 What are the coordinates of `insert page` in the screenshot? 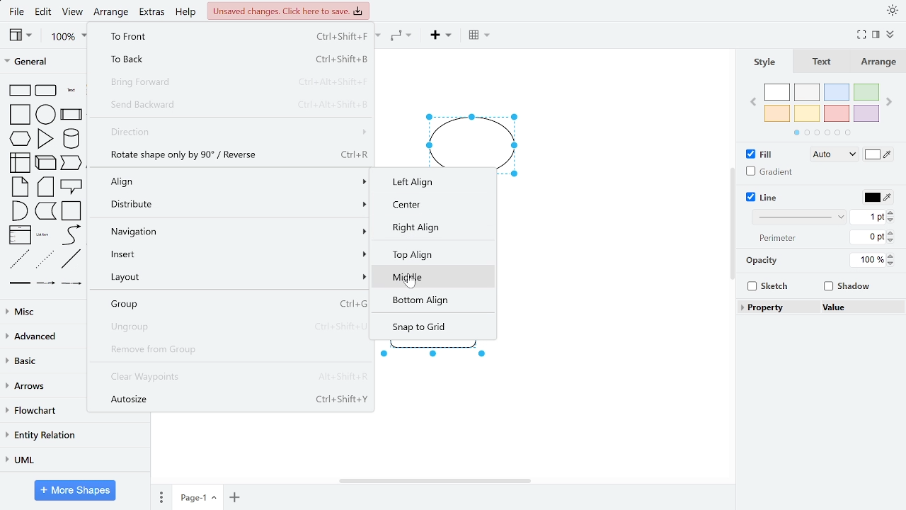 It's located at (234, 497).